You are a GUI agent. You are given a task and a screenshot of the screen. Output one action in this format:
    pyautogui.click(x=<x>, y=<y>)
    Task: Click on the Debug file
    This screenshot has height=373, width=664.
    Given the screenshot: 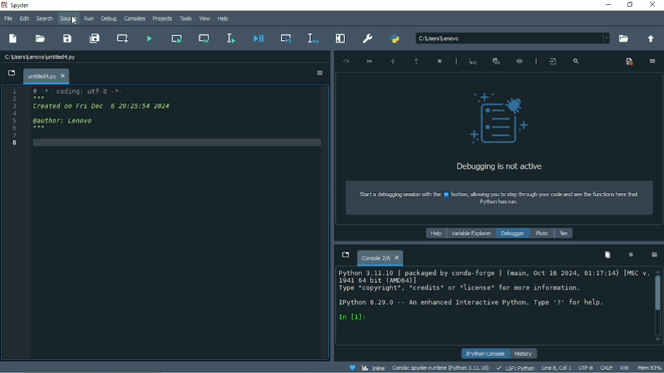 What is the action you would take?
    pyautogui.click(x=259, y=38)
    